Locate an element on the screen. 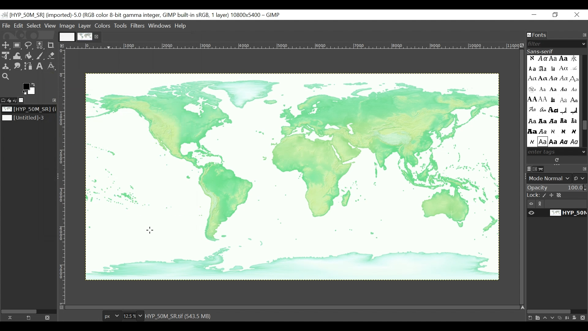 The height and width of the screenshot is (331, 588). Smudge Tool is located at coordinates (17, 67).